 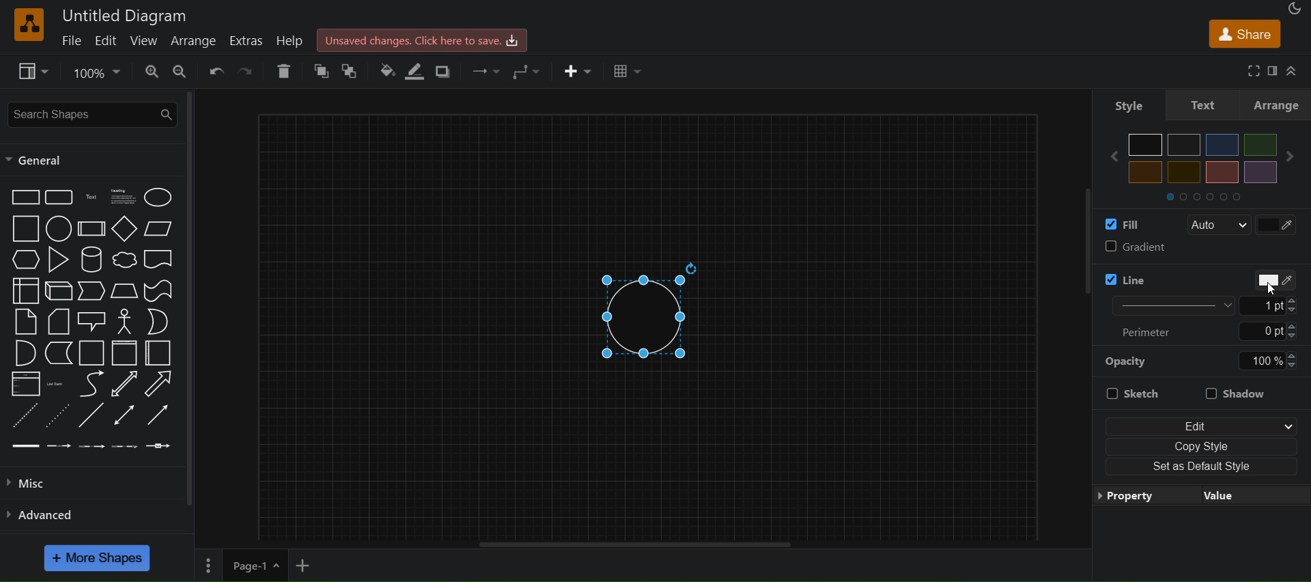 What do you see at coordinates (1278, 305) in the screenshot?
I see `1 pt` at bounding box center [1278, 305].